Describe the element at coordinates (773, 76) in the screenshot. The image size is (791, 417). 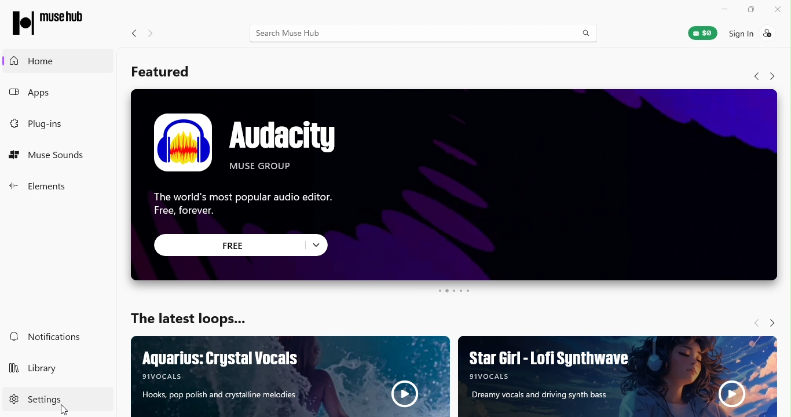
I see `Navigate forward` at that location.